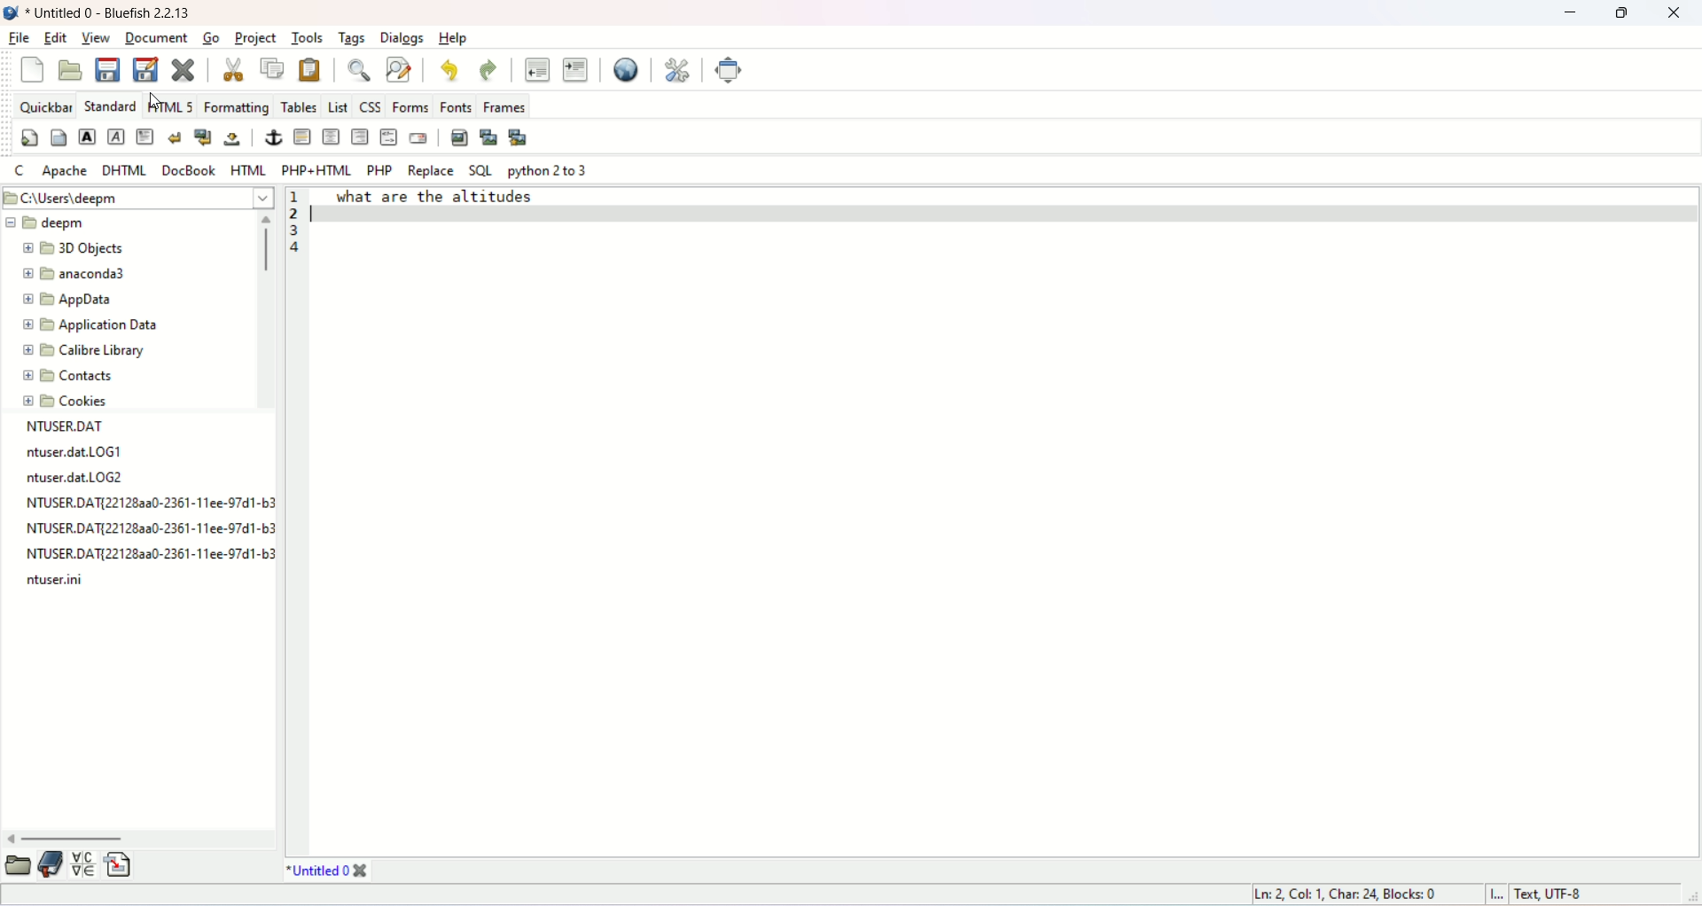 This screenshot has width=1702, height=906. I want to click on minimize, so click(1570, 15).